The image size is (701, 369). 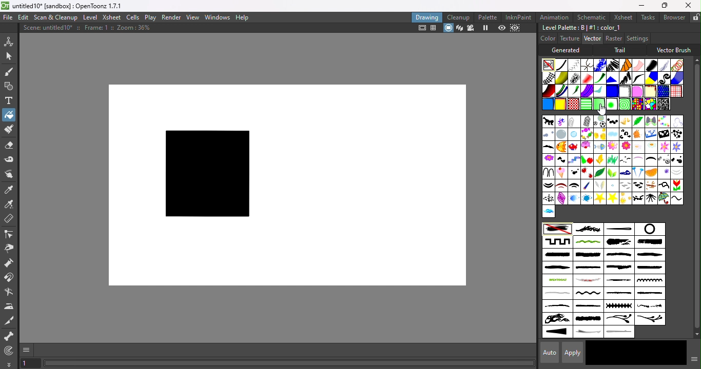 I want to click on Show or hide parts of the color page, so click(x=692, y=358).